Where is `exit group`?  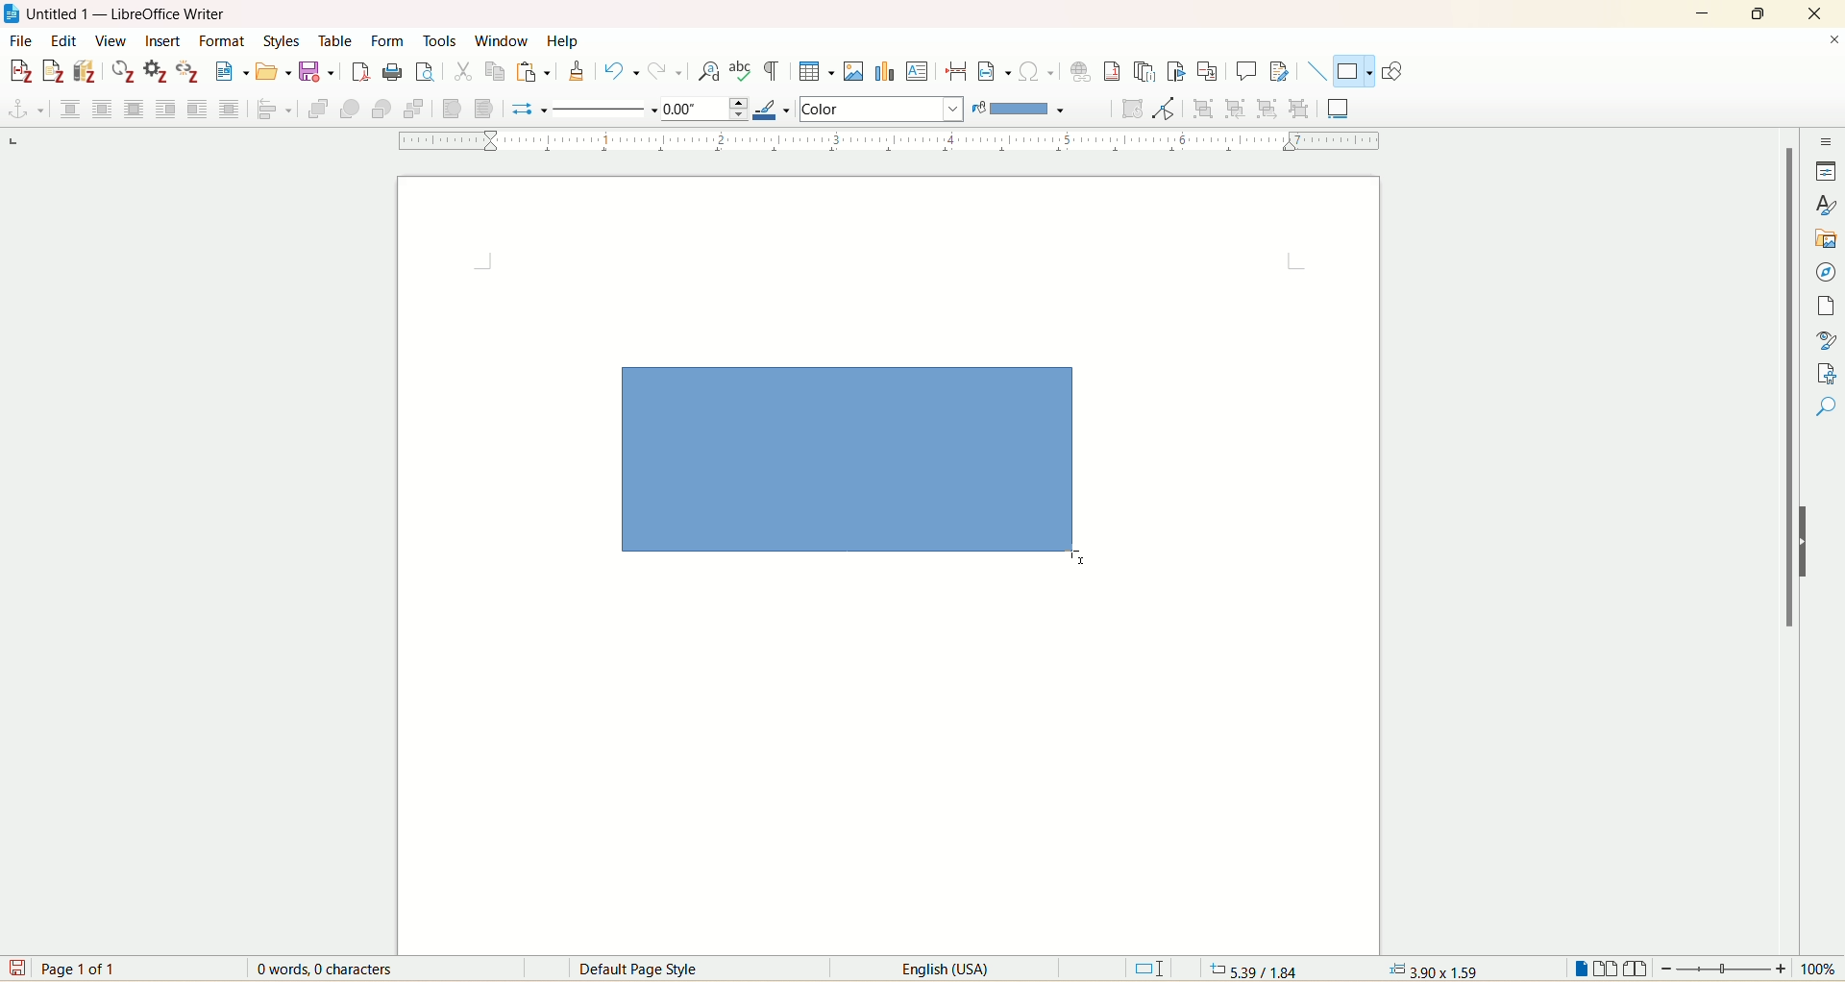
exit group is located at coordinates (1269, 108).